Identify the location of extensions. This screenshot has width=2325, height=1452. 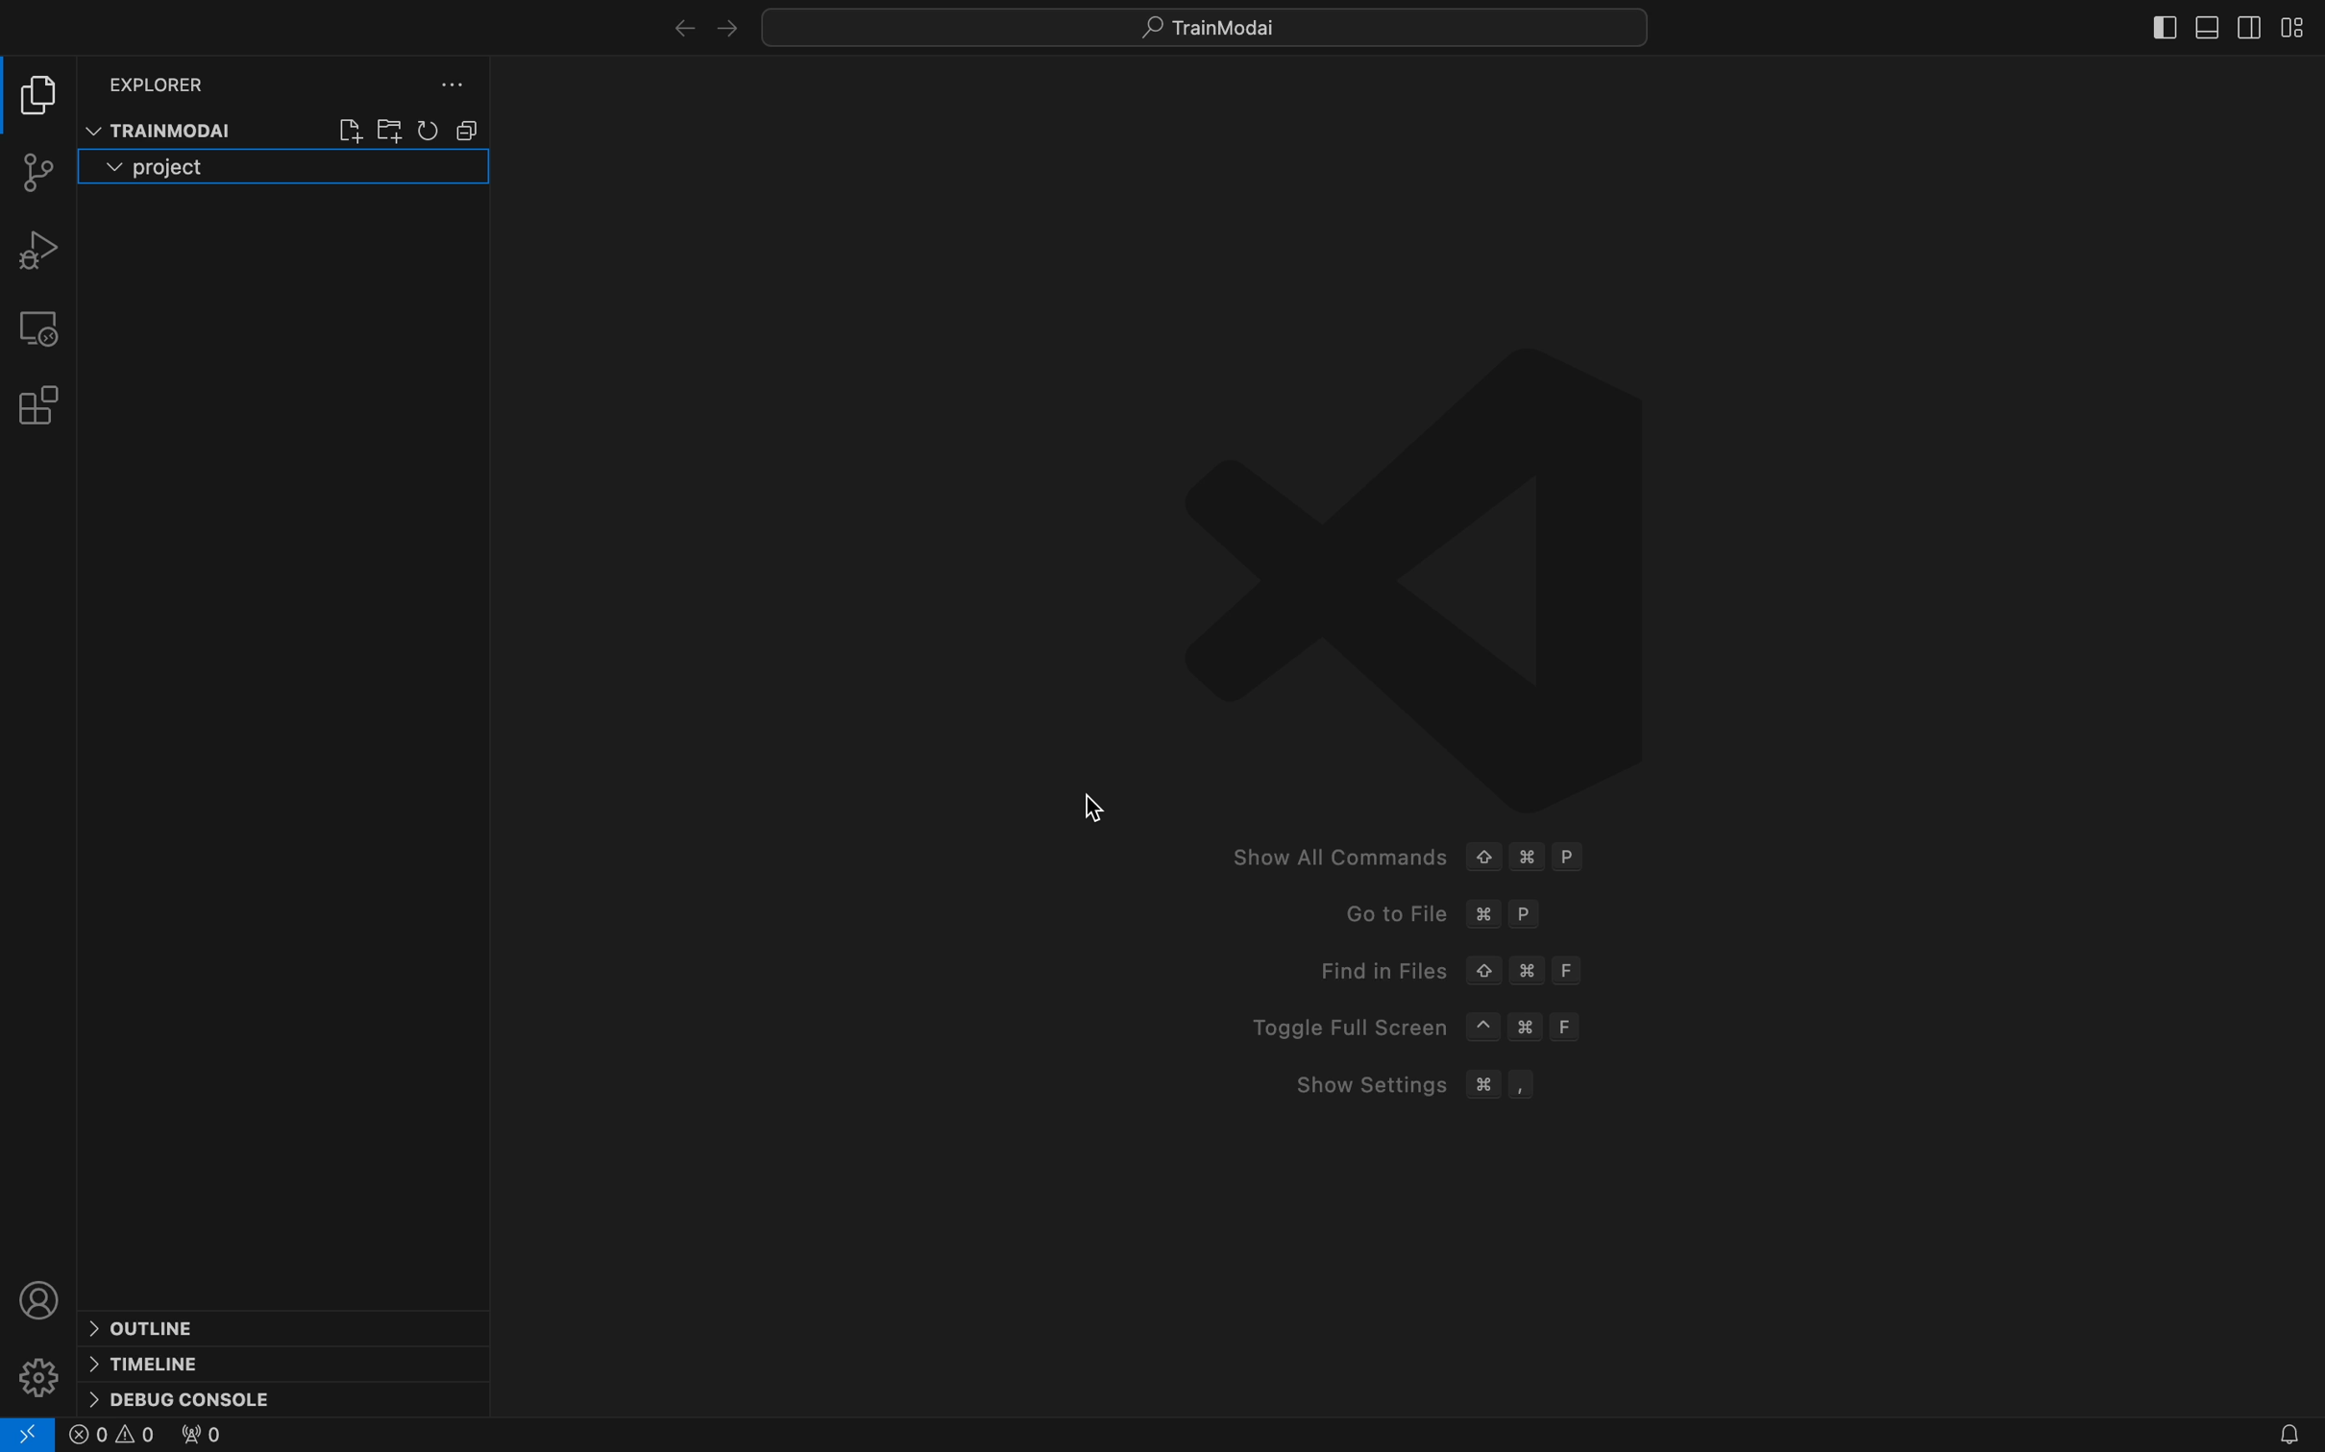
(42, 403).